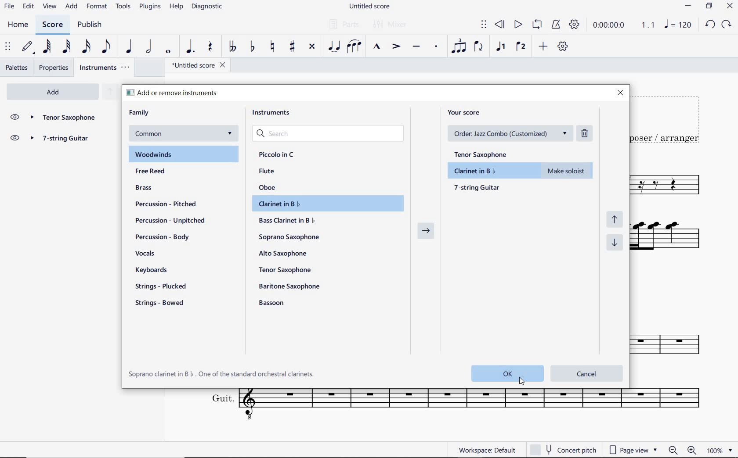 This screenshot has height=458, width=738. Describe the element at coordinates (150, 7) in the screenshot. I see `PLUGINS` at that location.